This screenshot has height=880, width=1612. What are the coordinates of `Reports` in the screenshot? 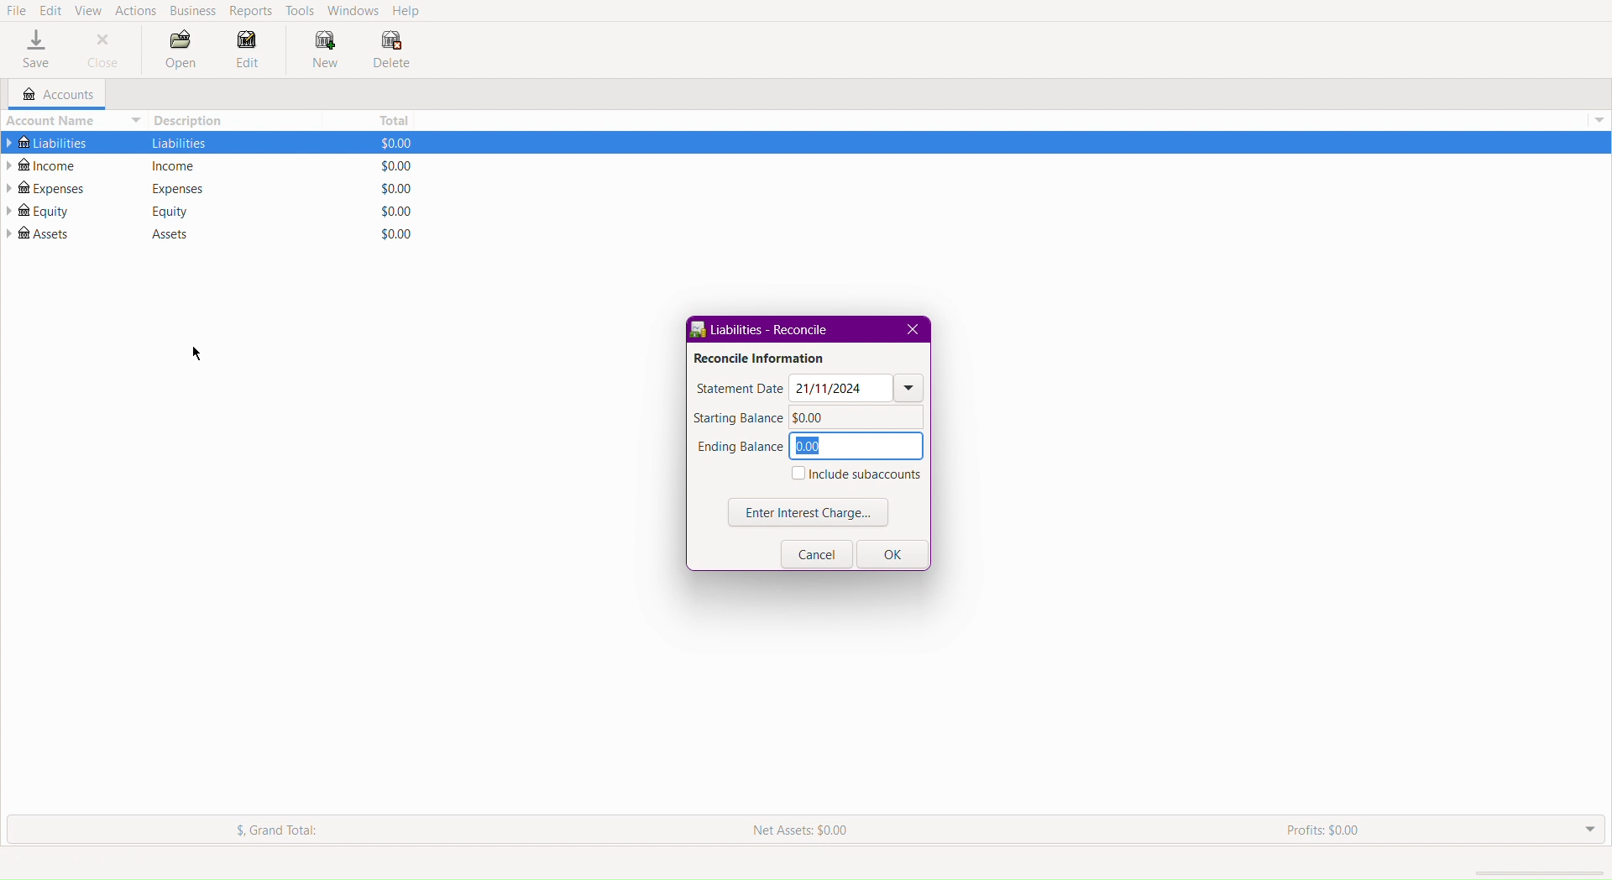 It's located at (250, 10).